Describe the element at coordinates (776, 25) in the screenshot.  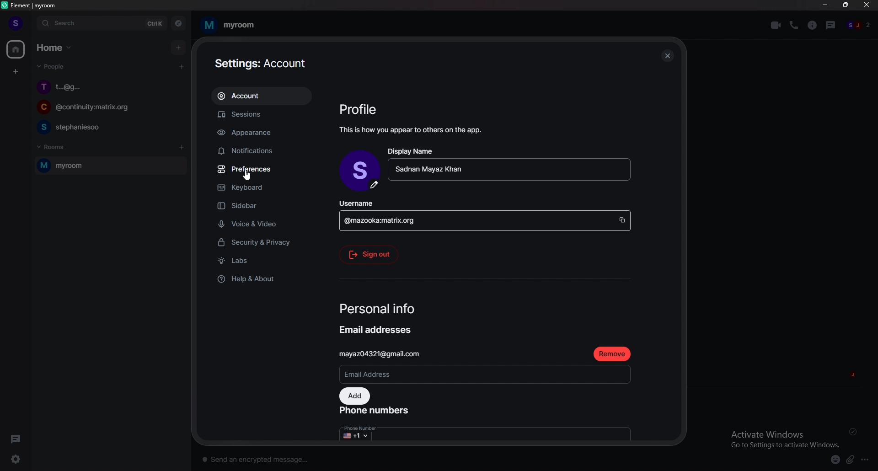
I see `video call` at that location.